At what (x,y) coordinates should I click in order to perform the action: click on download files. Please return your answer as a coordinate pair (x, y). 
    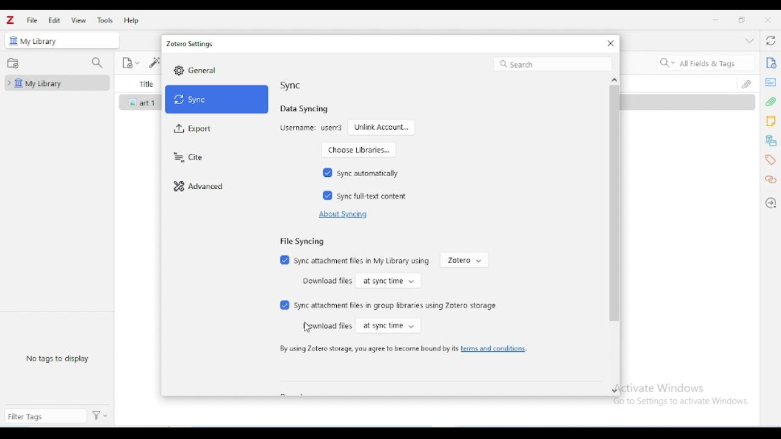
    Looking at the image, I should click on (325, 280).